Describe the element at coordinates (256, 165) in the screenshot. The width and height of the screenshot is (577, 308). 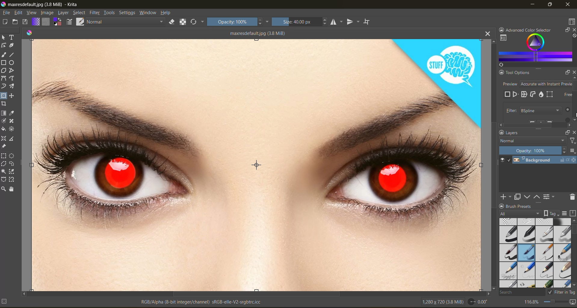
I see `photo` at that location.